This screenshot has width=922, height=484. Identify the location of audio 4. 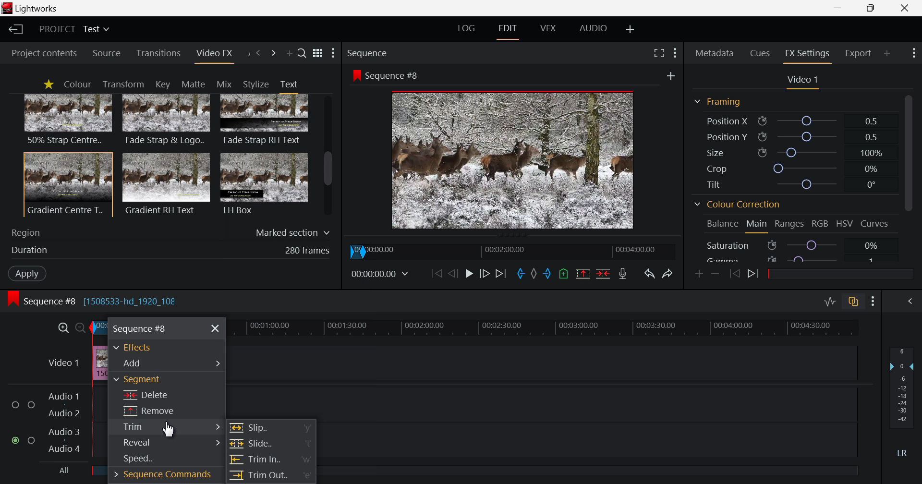
(62, 450).